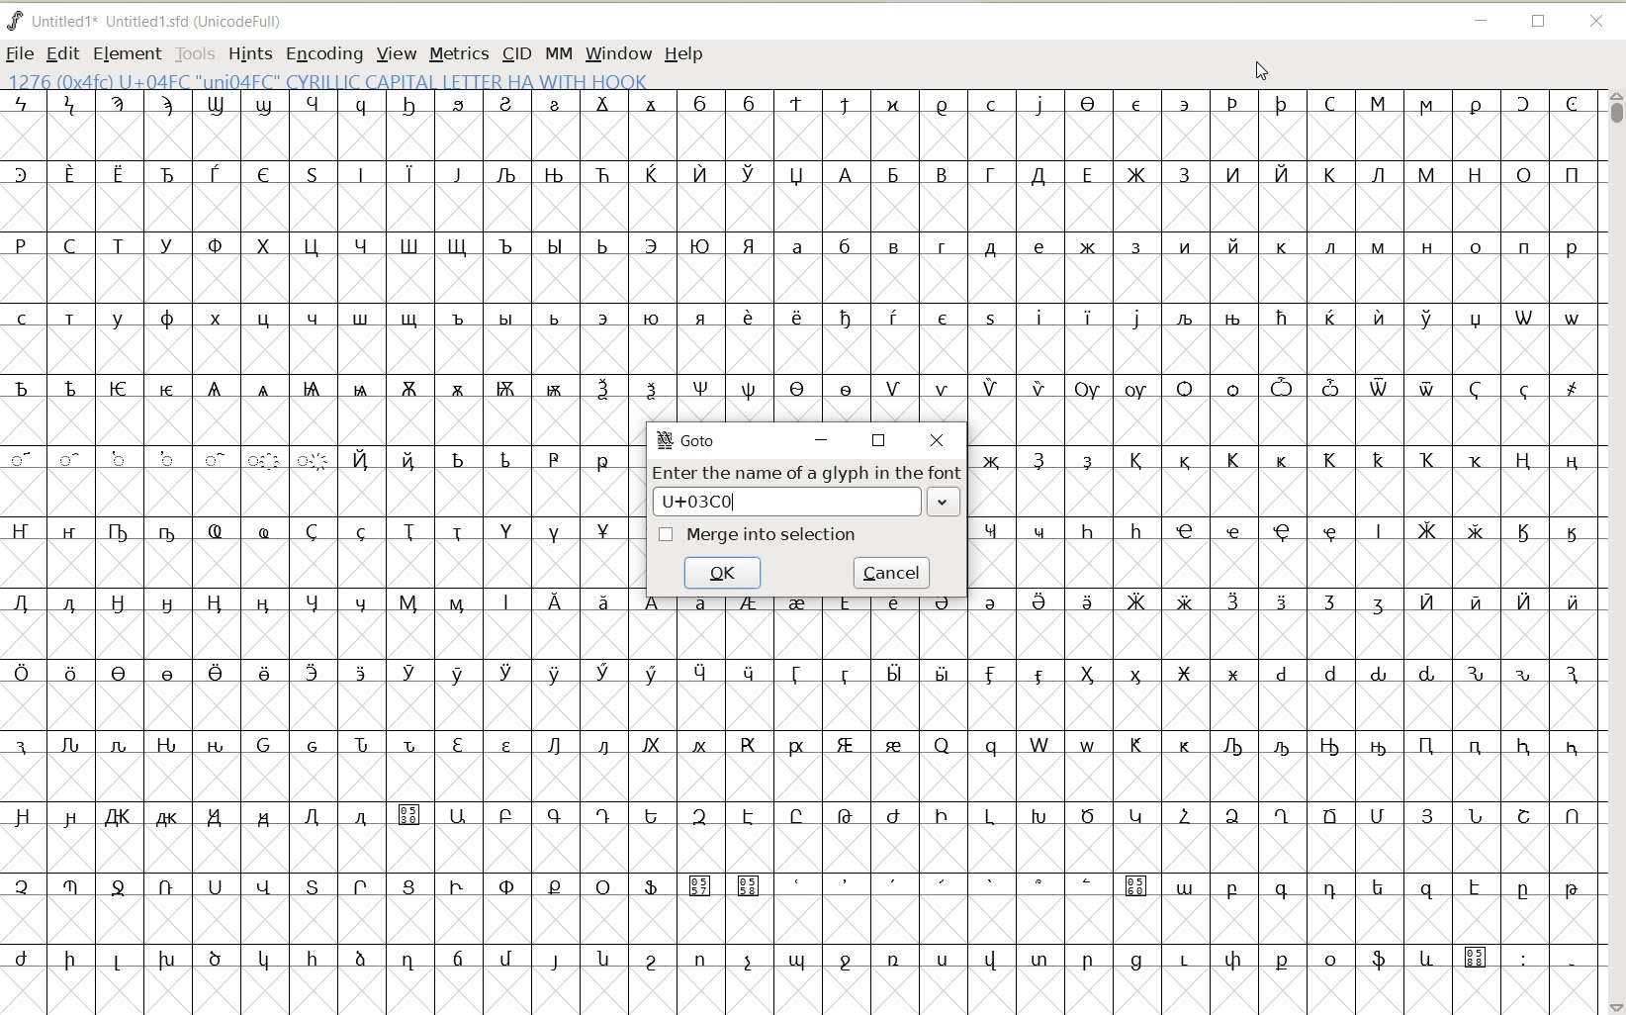 This screenshot has width=1626, height=1015. I want to click on glyph characters, so click(1283, 696).